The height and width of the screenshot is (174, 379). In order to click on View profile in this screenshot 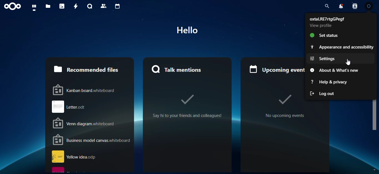, I will do `click(320, 25)`.